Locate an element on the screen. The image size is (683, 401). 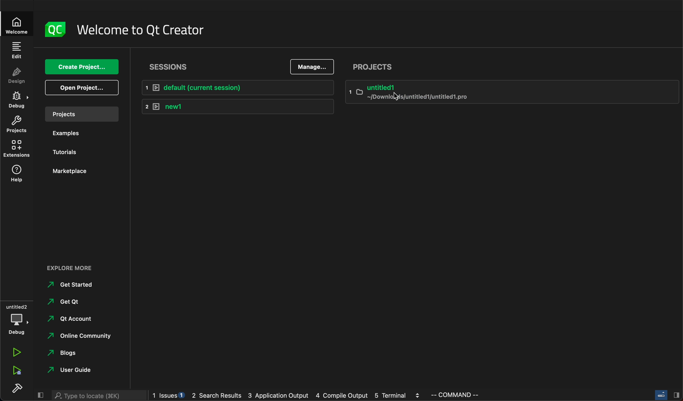
edit is located at coordinates (17, 48).